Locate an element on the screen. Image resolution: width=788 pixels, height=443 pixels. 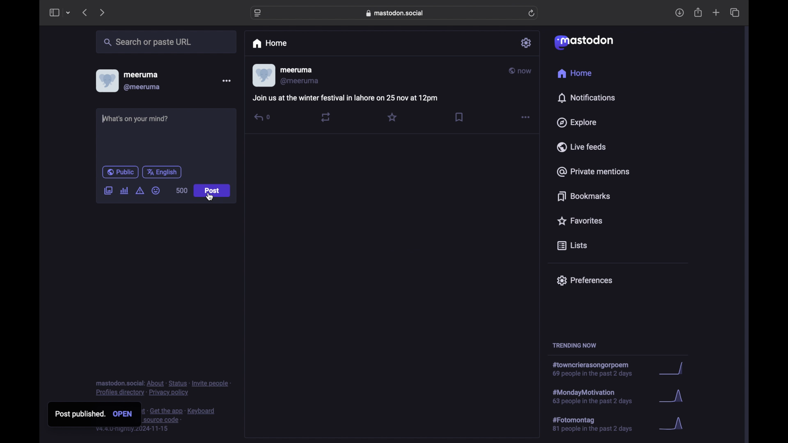
add content warning is located at coordinates (140, 191).